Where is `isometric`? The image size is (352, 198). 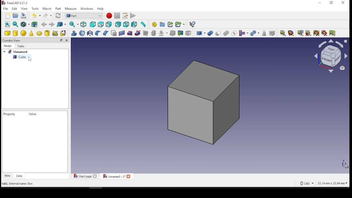 isometric is located at coordinates (84, 25).